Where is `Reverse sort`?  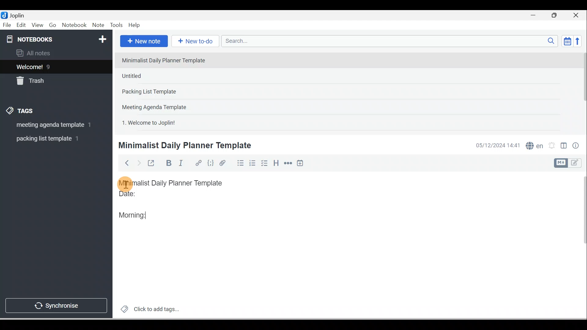 Reverse sort is located at coordinates (579, 41).